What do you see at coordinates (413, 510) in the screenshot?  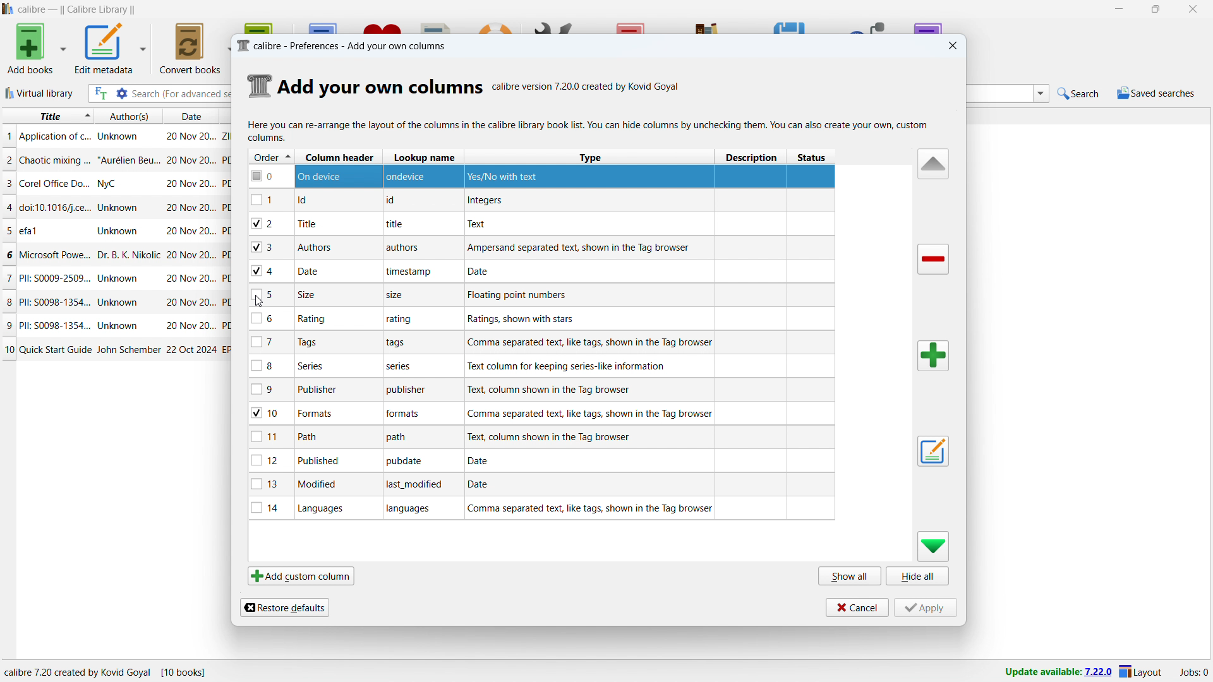 I see `languages` at bounding box center [413, 510].